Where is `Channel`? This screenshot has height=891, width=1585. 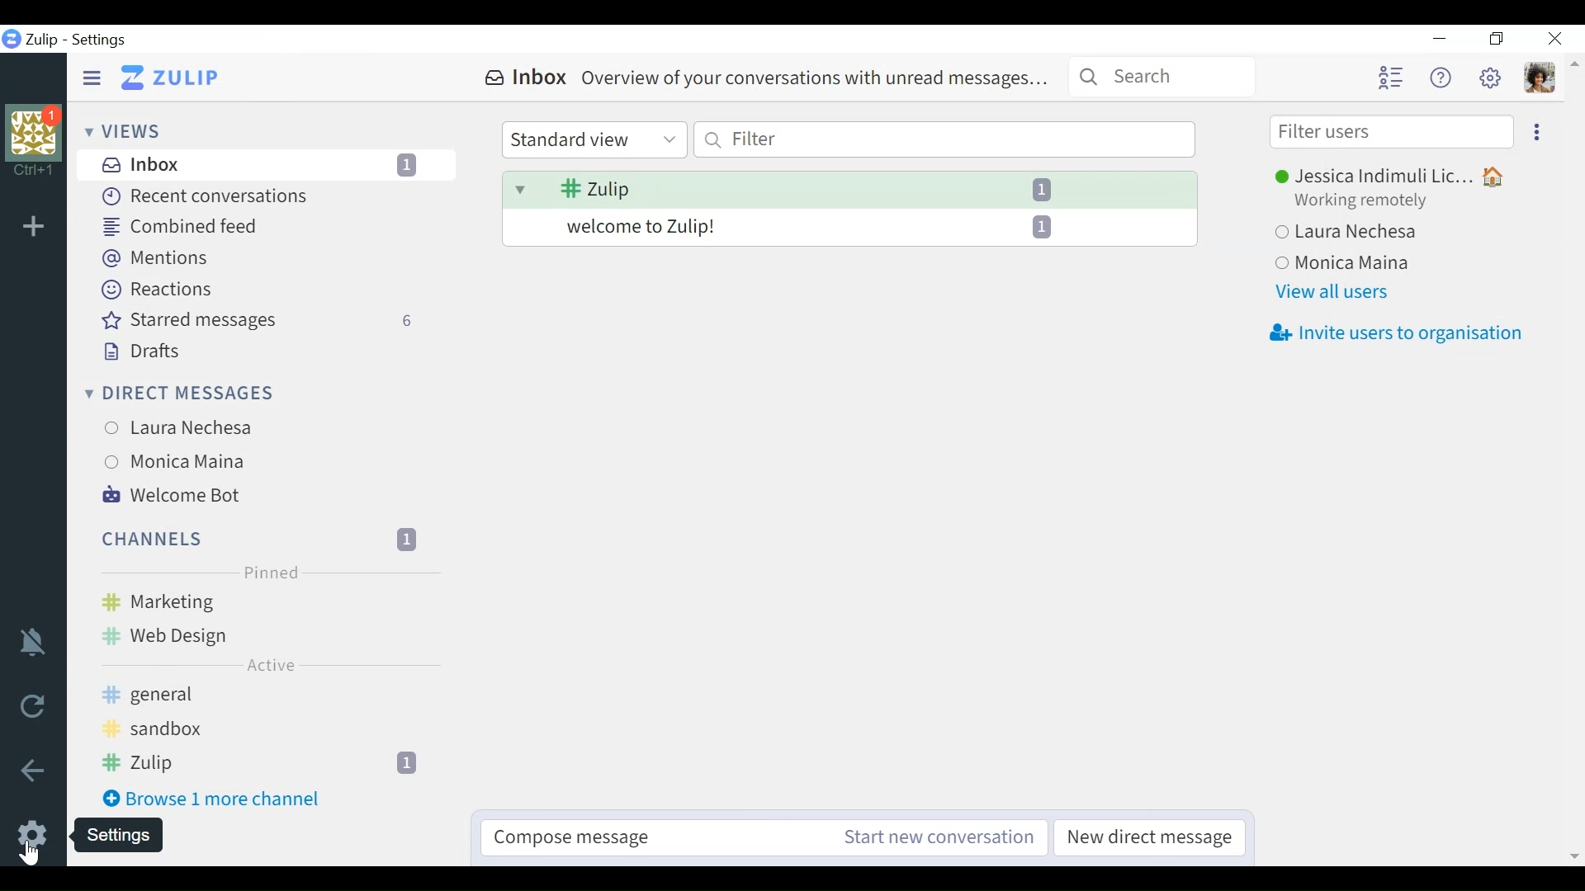 Channel is located at coordinates (266, 762).